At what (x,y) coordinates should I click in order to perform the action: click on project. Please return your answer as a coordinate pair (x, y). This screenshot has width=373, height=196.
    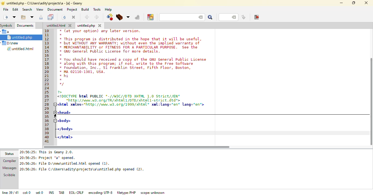
    Looking at the image, I should click on (72, 10).